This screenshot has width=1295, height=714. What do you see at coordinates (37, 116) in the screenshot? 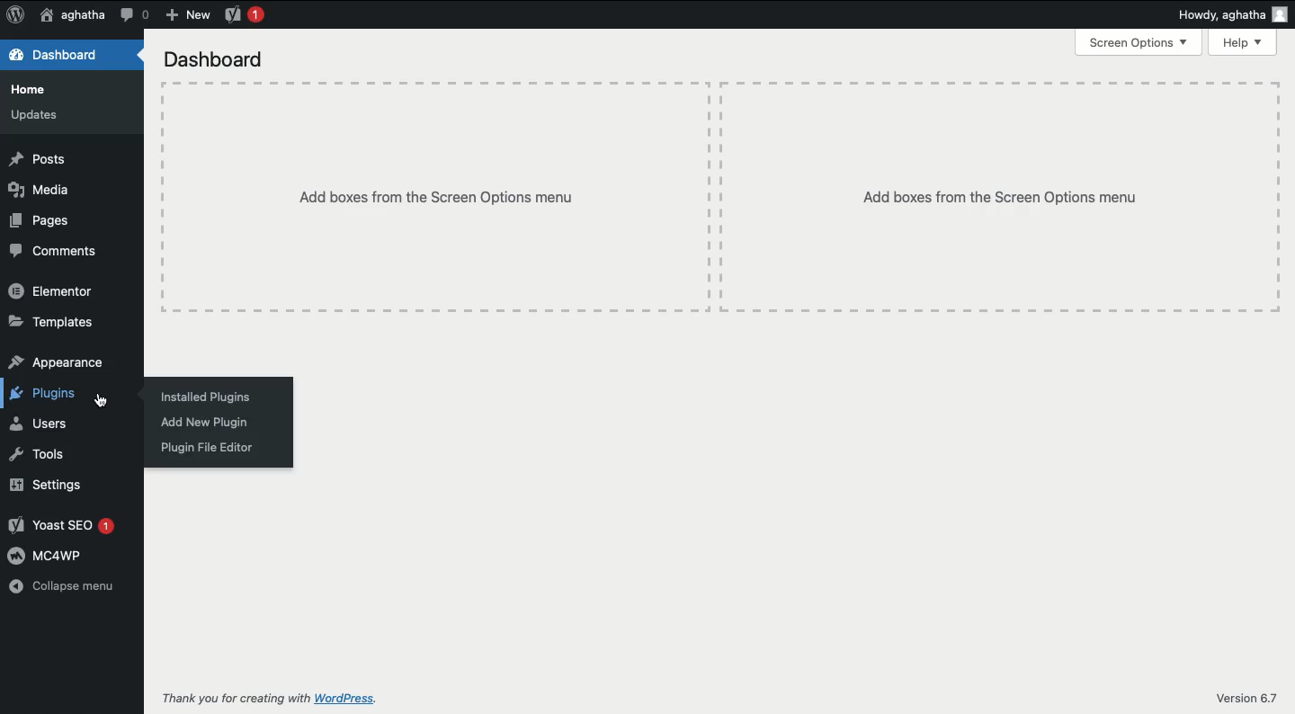
I see `Updates` at bounding box center [37, 116].